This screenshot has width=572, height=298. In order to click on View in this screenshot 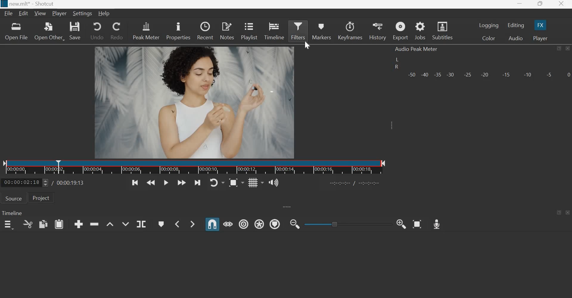, I will do `click(40, 14)`.